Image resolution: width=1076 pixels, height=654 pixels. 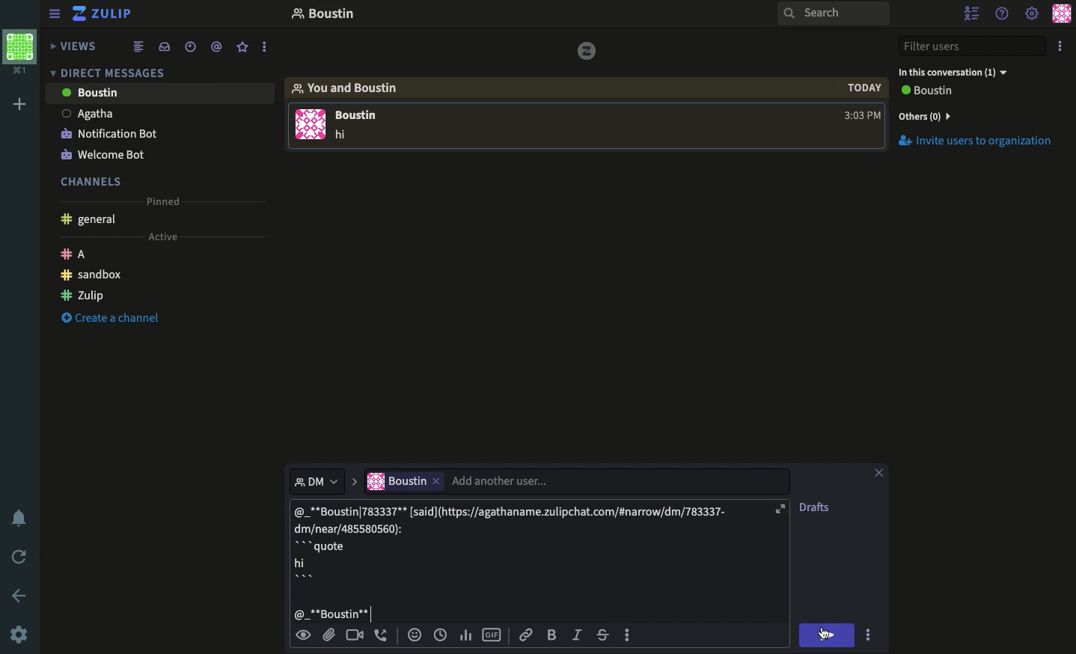 I want to click on User Input, so click(x=468, y=480).